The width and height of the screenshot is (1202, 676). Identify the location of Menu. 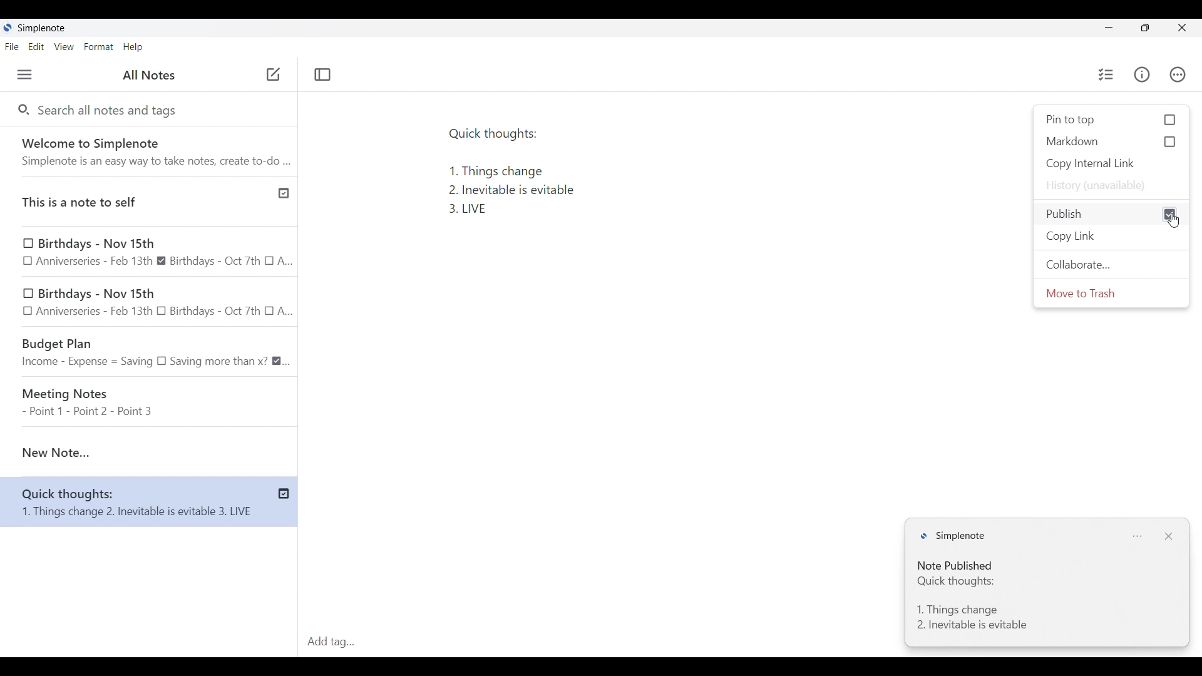
(25, 74).